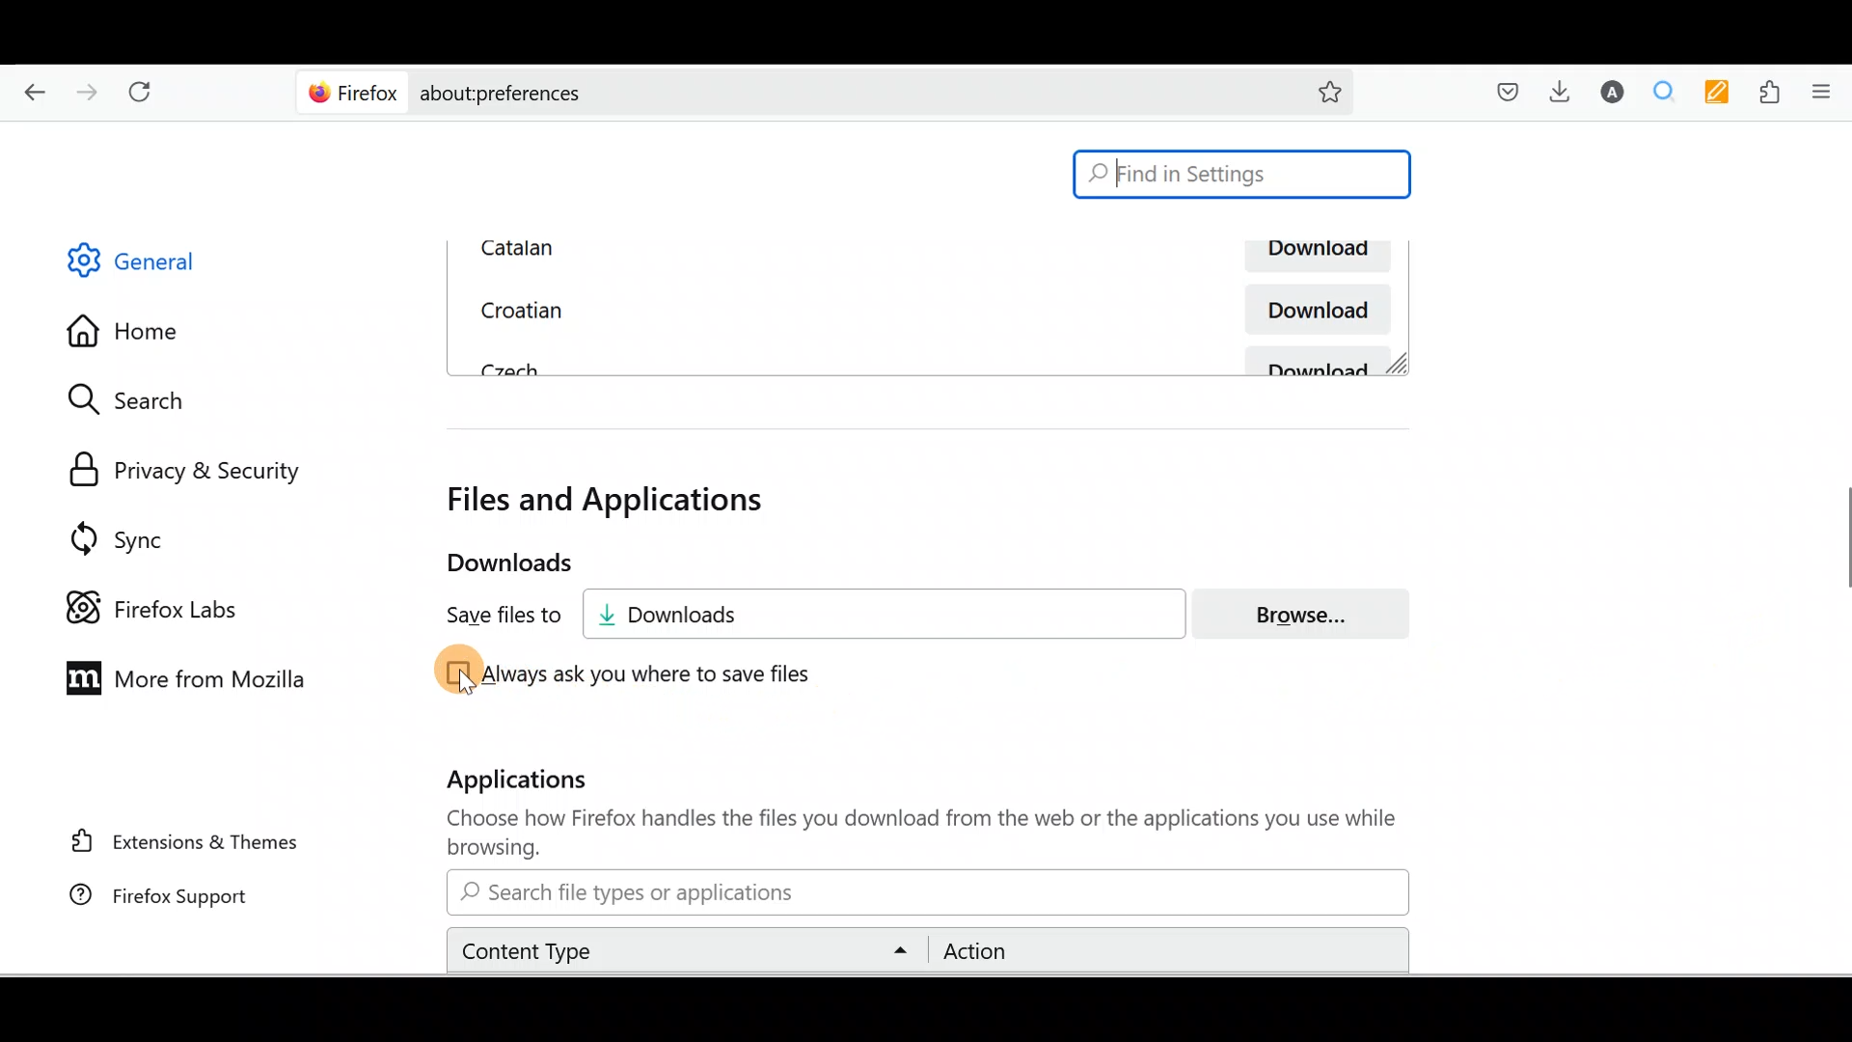 The height and width of the screenshot is (1042, 1852). What do you see at coordinates (634, 674) in the screenshot?
I see `Click here to be prompted to ask where to save files` at bounding box center [634, 674].